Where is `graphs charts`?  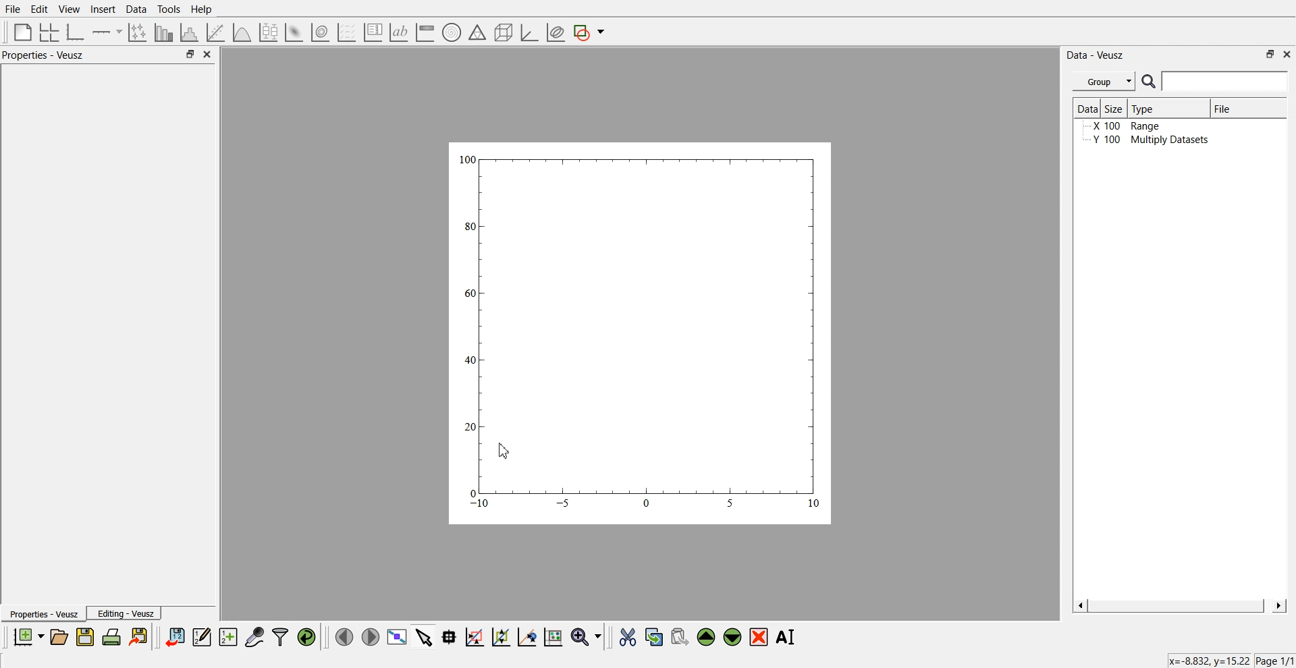 graphs charts is located at coordinates (641, 332).